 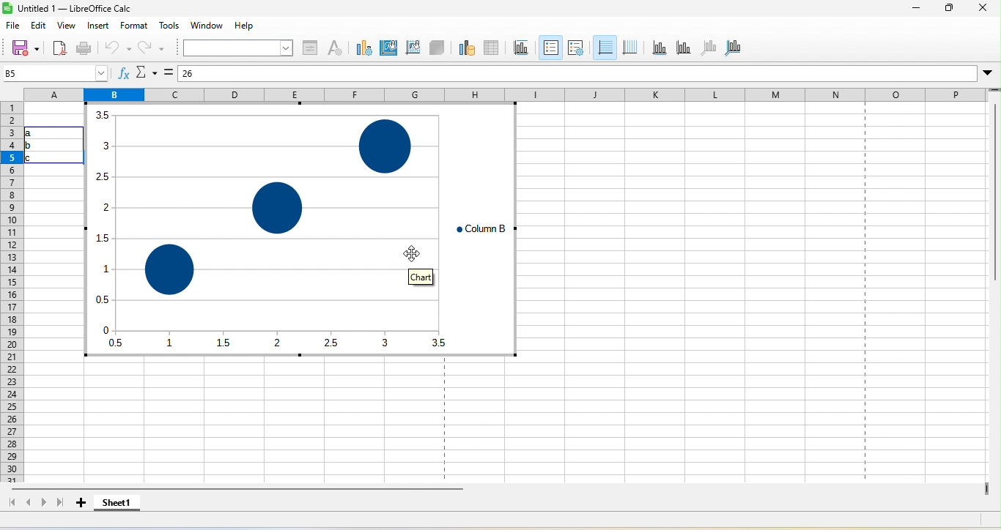 I want to click on data range, so click(x=465, y=48).